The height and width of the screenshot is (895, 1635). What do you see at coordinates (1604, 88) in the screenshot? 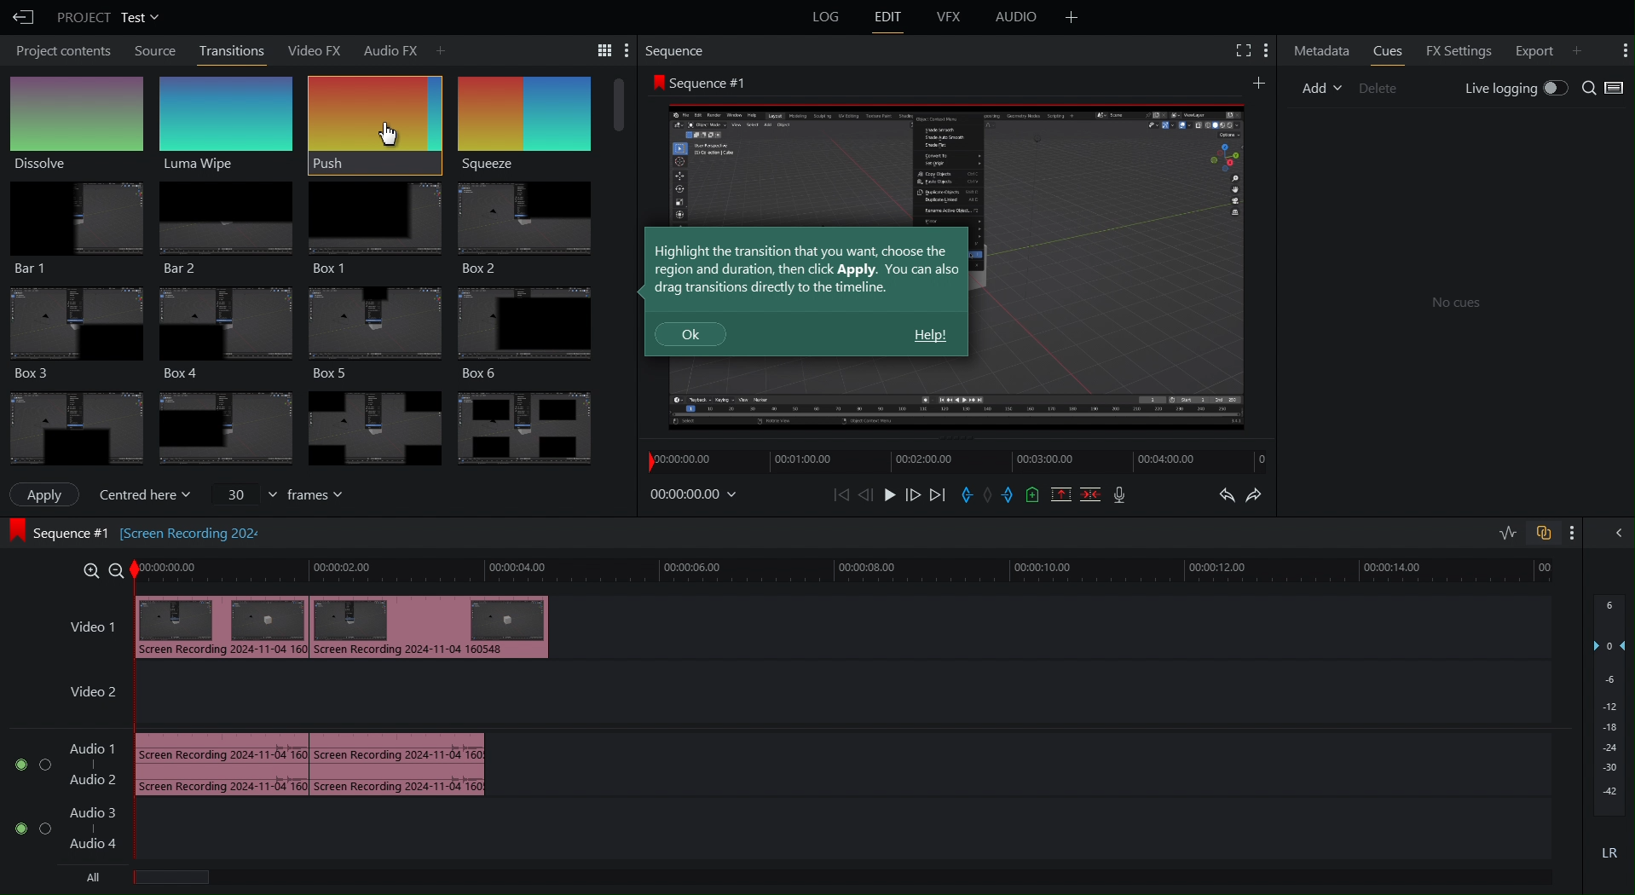
I see `Search` at bounding box center [1604, 88].